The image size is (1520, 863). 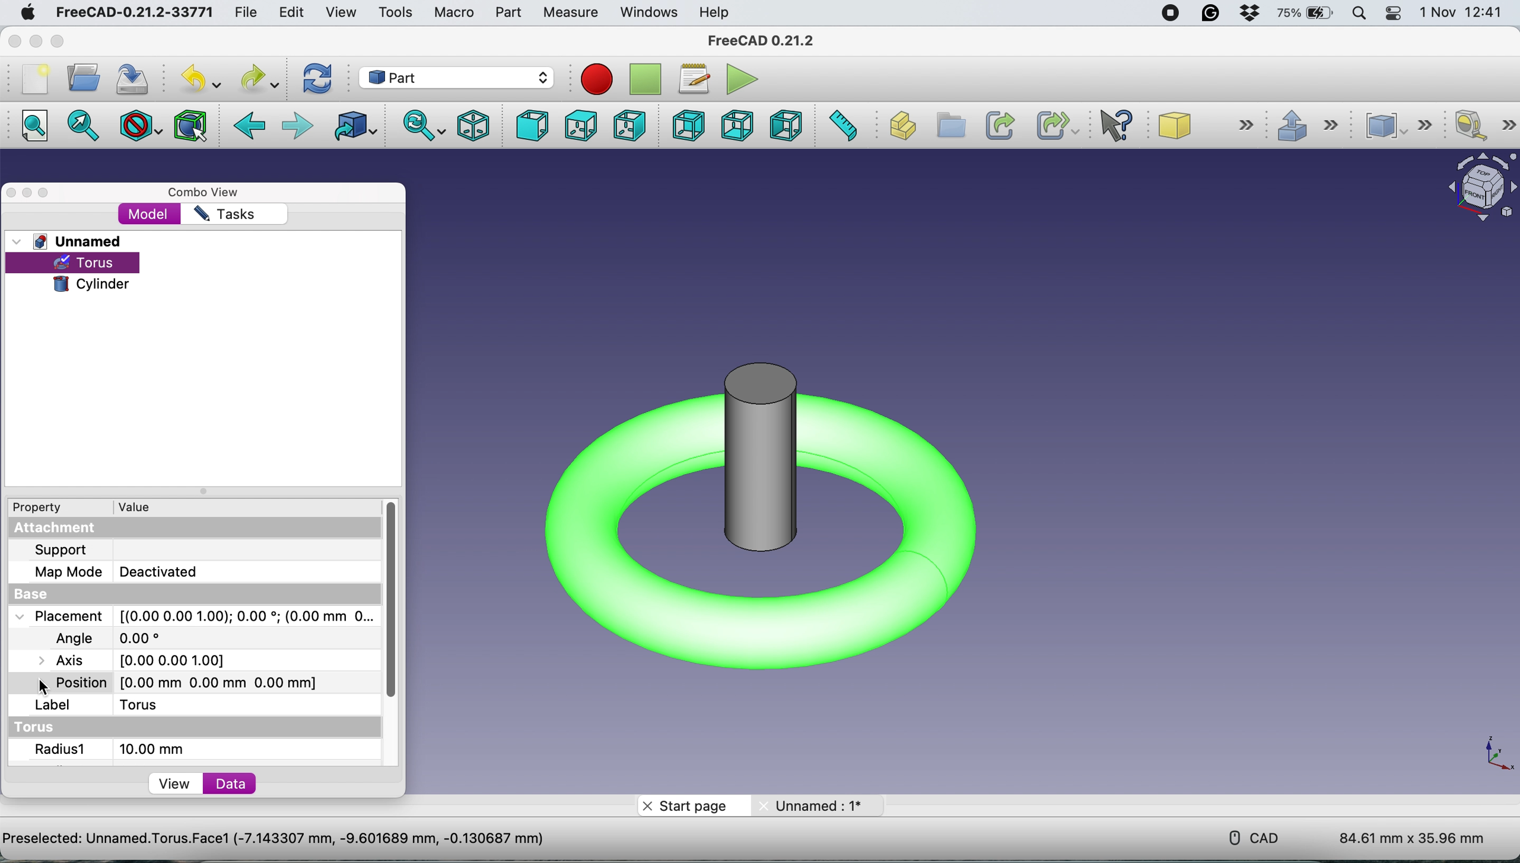 I want to click on bounding box, so click(x=192, y=125).